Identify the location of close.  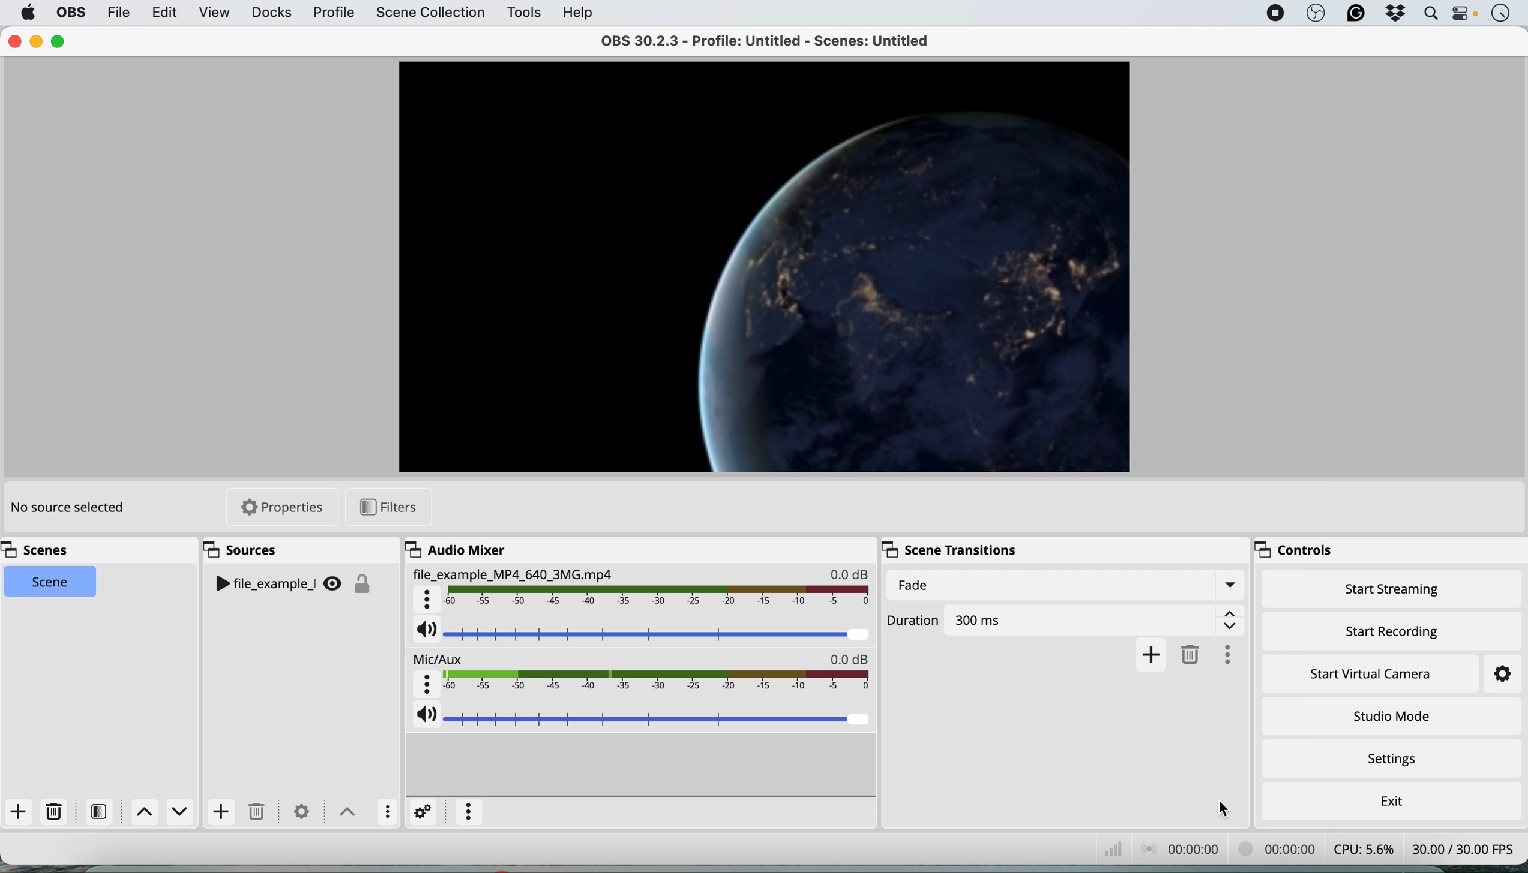
(14, 42).